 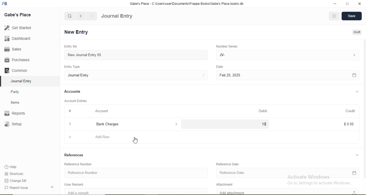 I want to click on resize, so click(x=347, y=4).